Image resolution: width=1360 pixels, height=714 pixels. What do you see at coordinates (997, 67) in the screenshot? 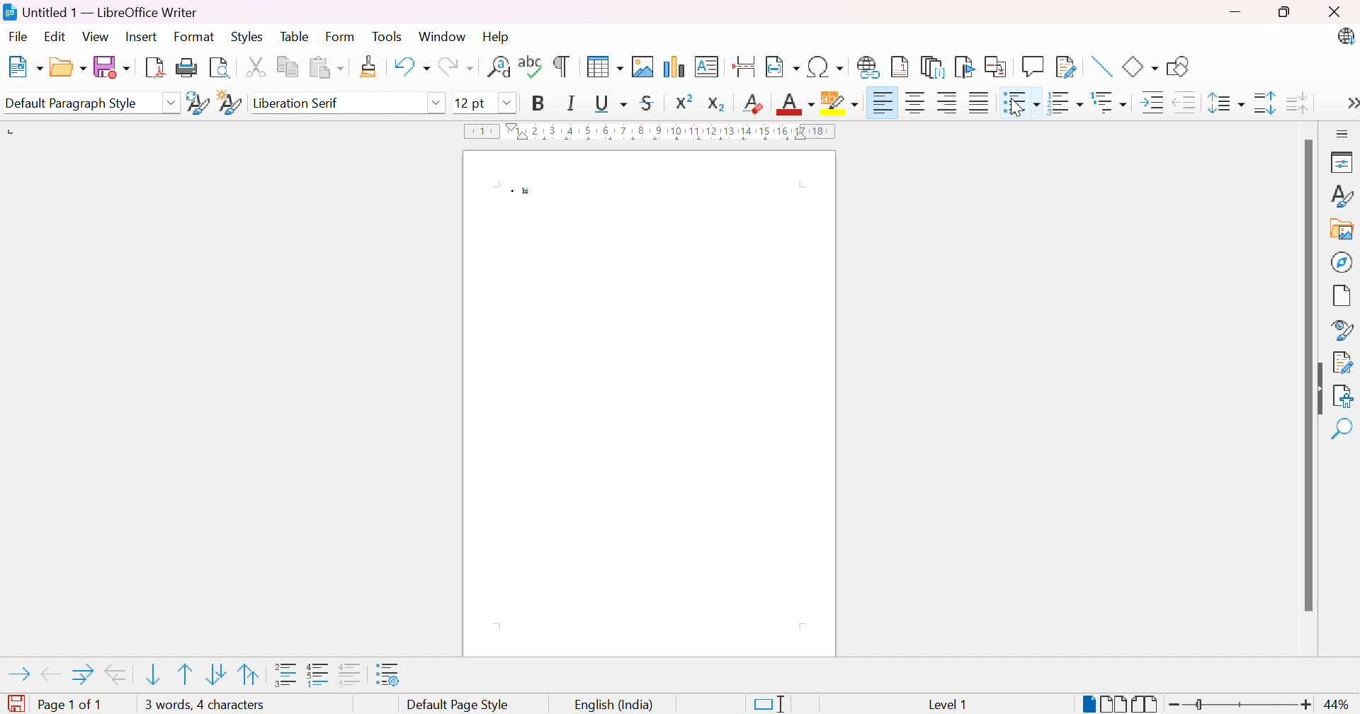
I see `Insert cross-reference` at bounding box center [997, 67].